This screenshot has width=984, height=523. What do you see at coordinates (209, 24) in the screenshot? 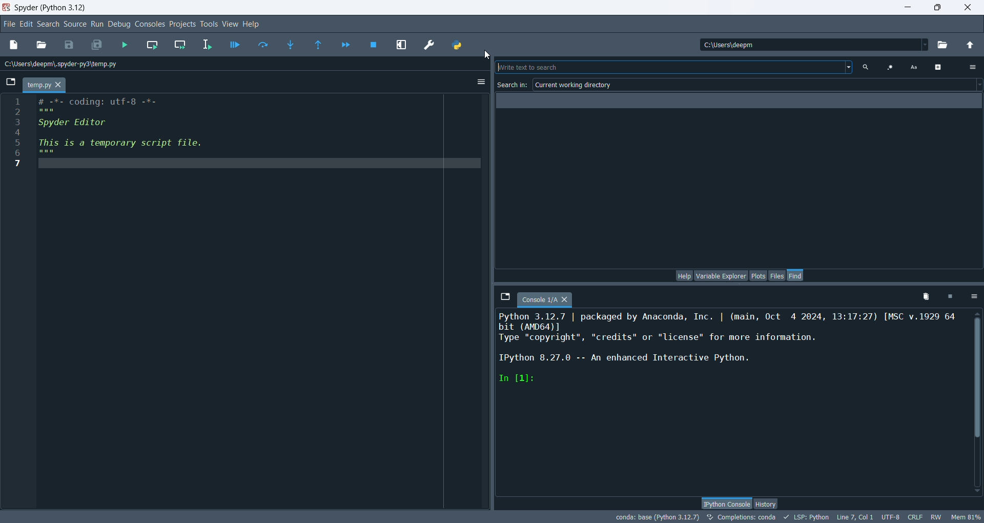
I see `tools` at bounding box center [209, 24].